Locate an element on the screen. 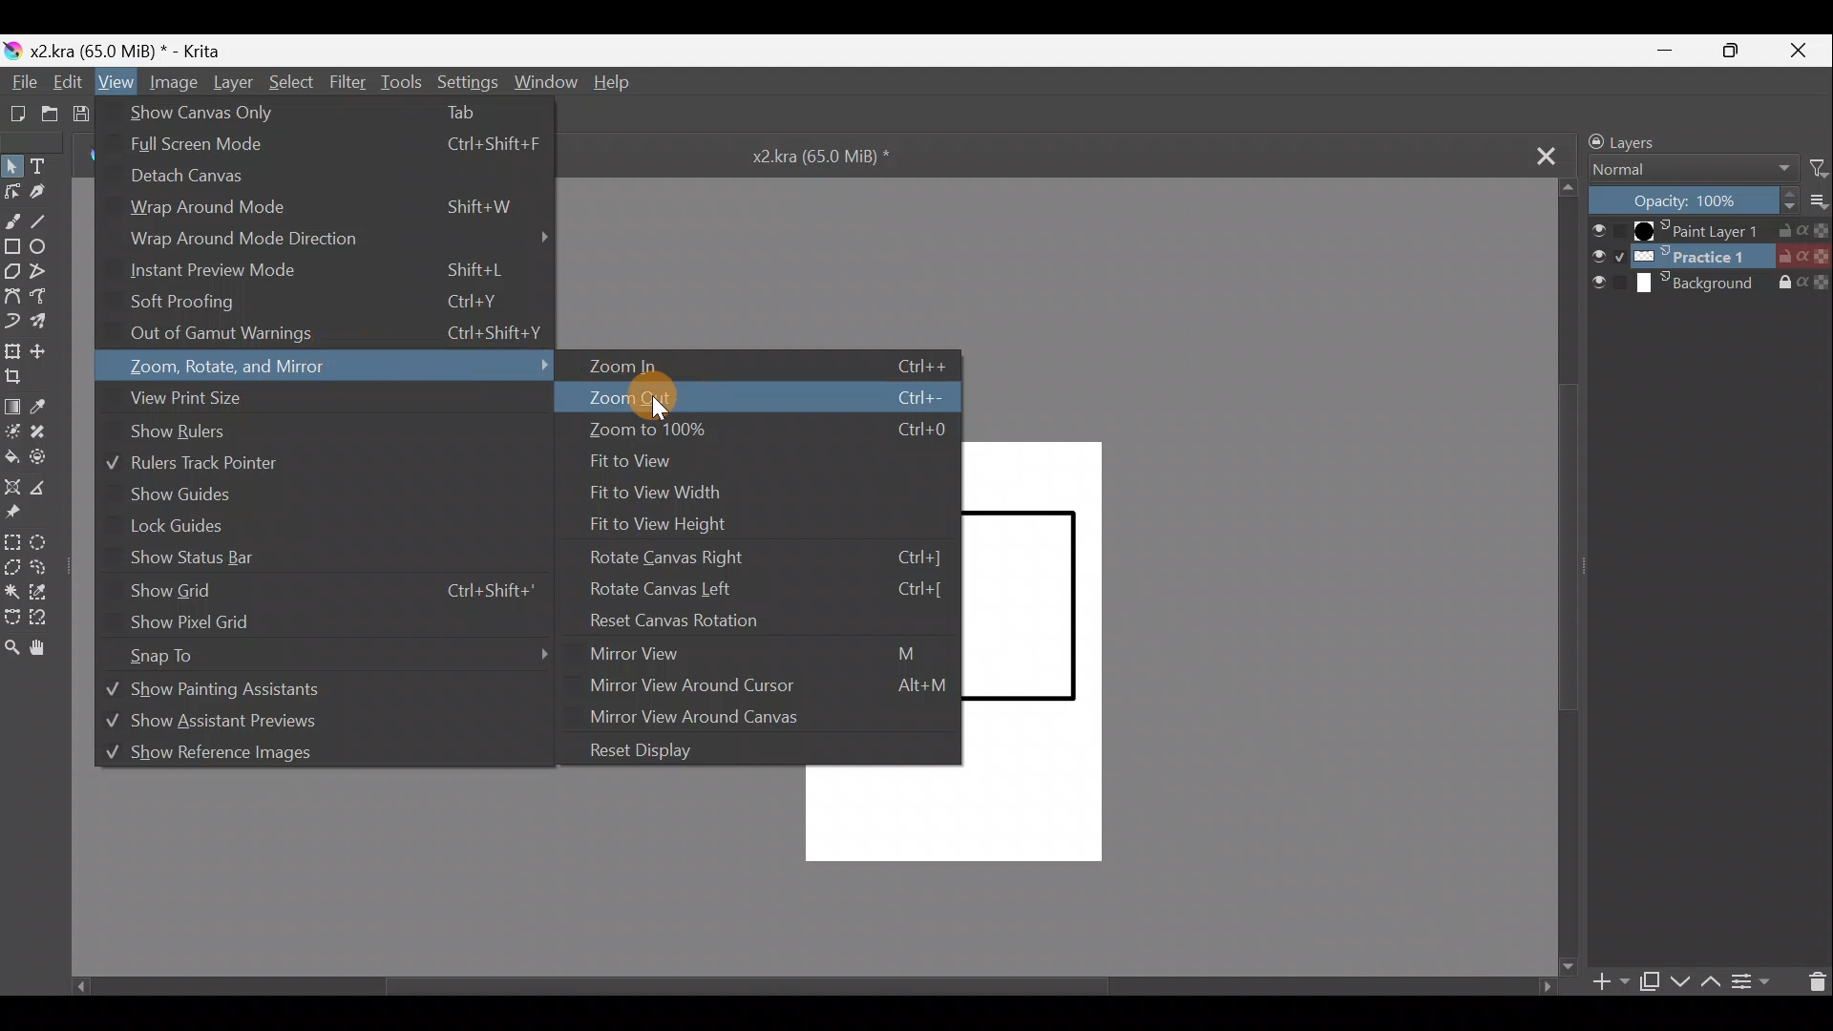 The height and width of the screenshot is (1031, 1833). Mirror view is located at coordinates (769, 653).